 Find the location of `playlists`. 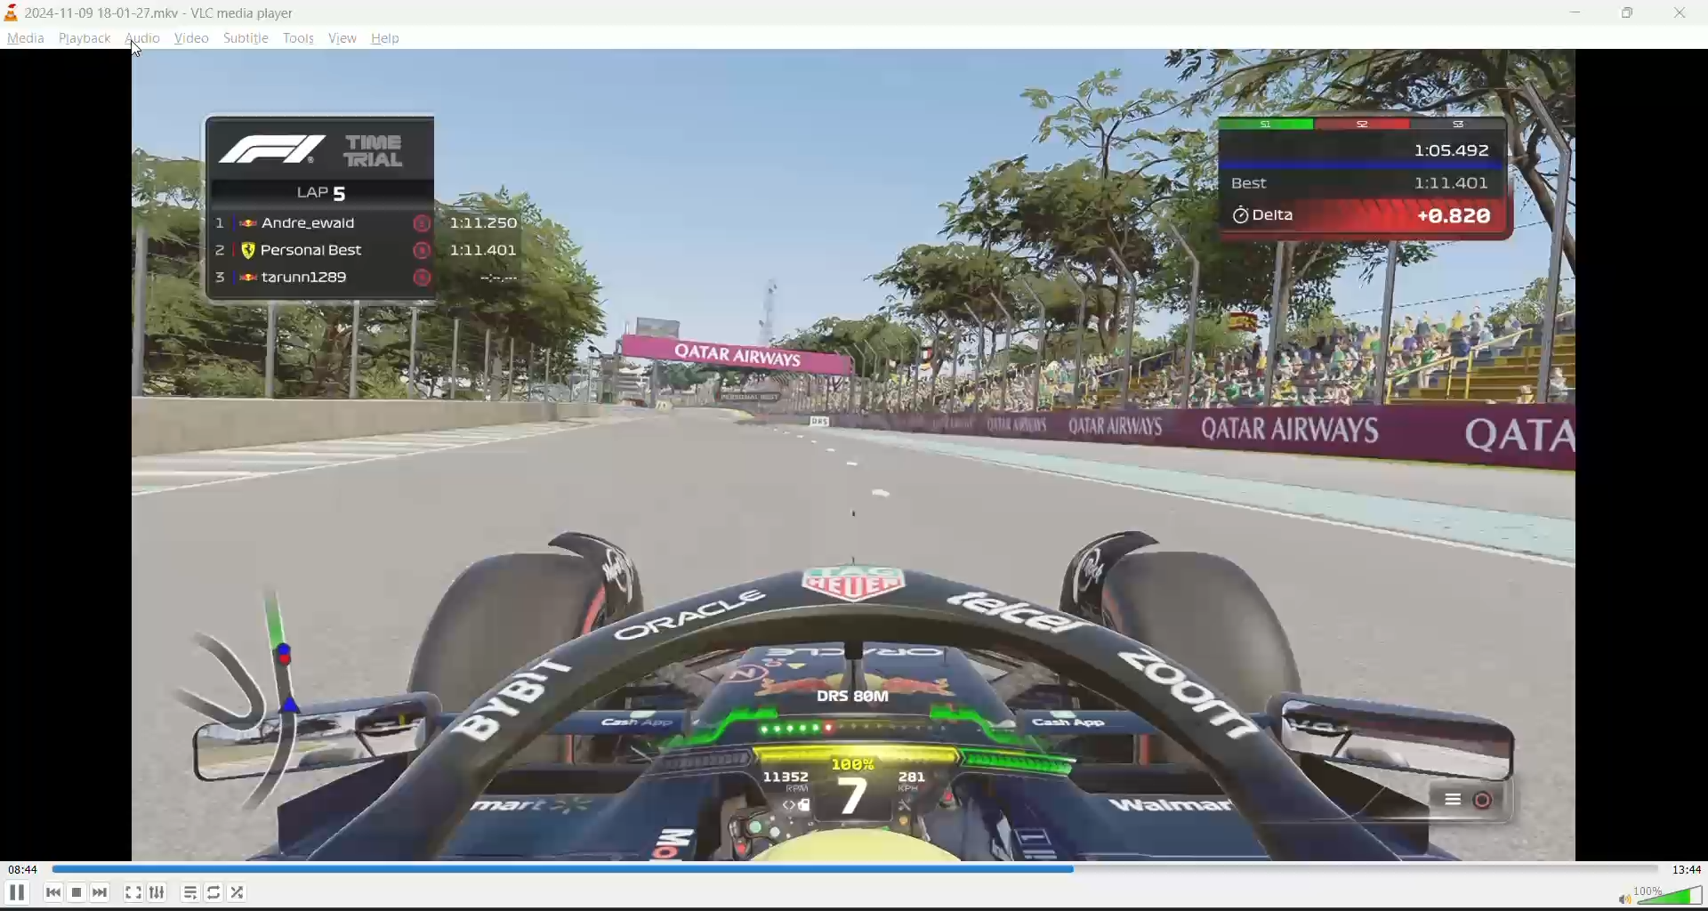

playlists is located at coordinates (192, 893).